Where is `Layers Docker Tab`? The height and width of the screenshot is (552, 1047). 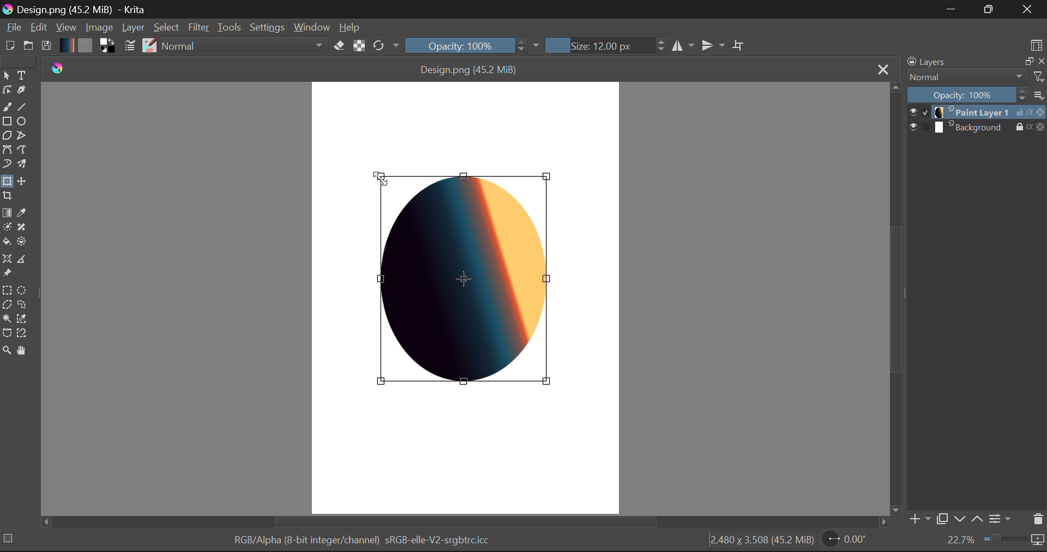
Layers Docker Tab is located at coordinates (976, 62).